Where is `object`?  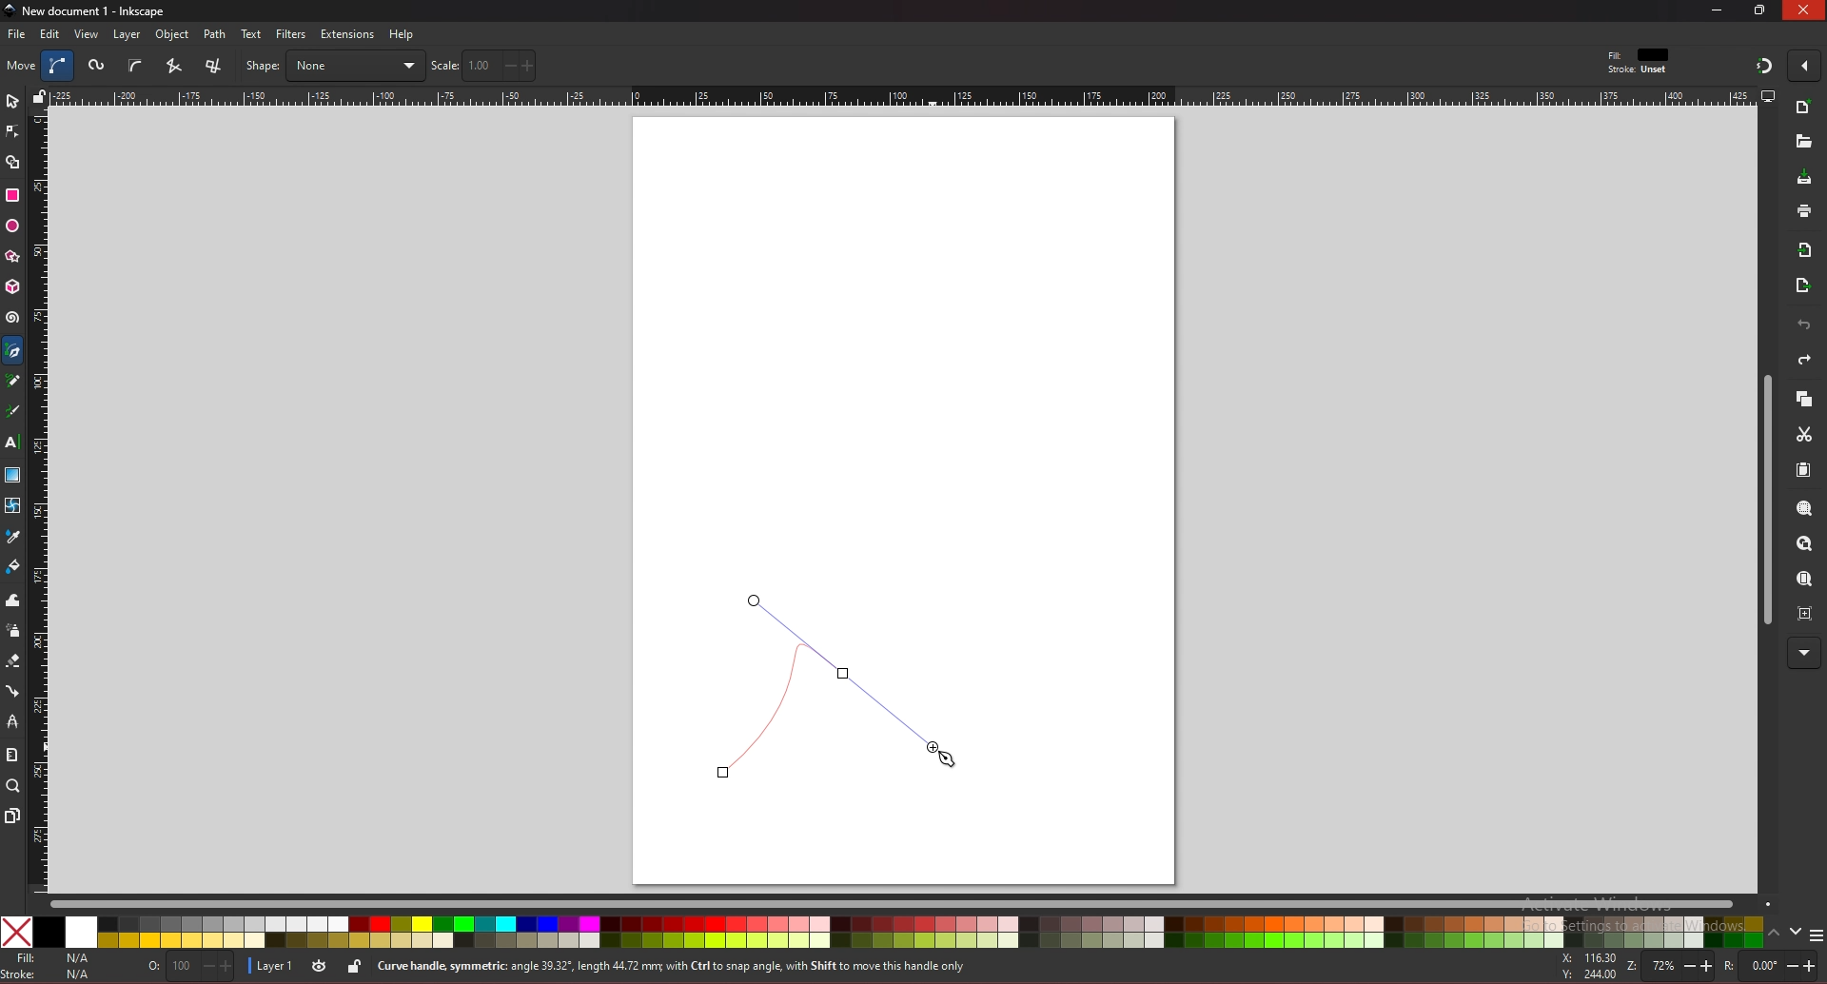 object is located at coordinates (175, 35).